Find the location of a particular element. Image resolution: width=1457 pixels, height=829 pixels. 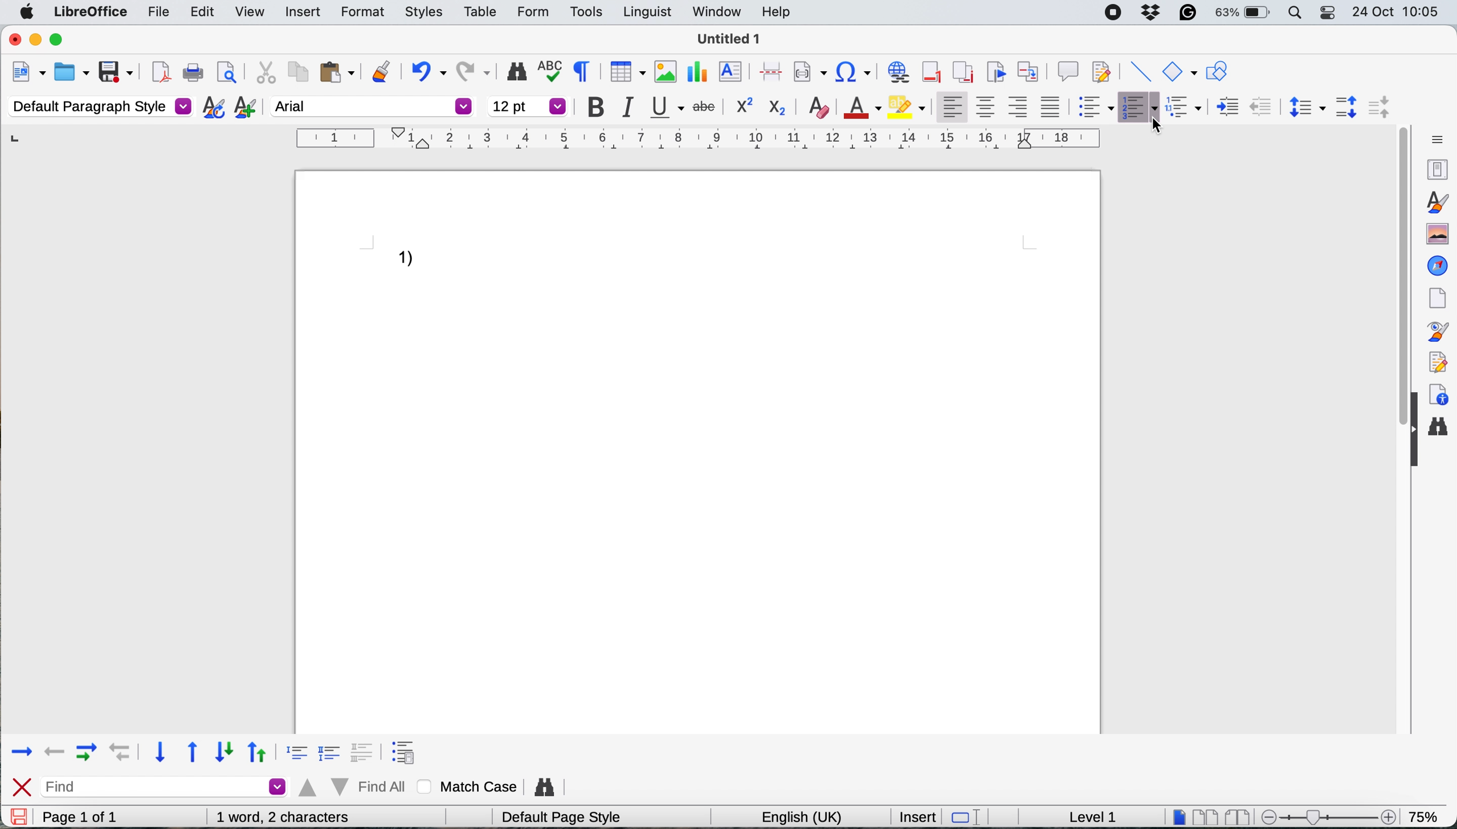

minimise is located at coordinates (36, 40).